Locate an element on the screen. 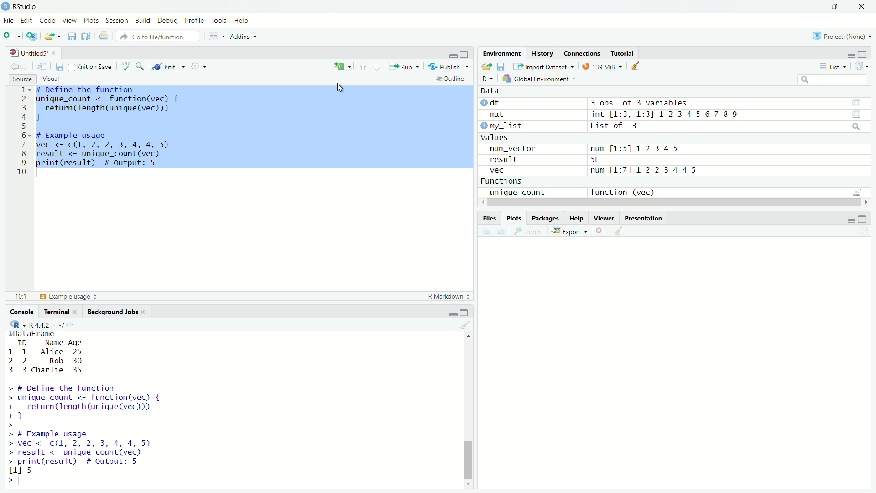  Import Dataset is located at coordinates (542, 67).